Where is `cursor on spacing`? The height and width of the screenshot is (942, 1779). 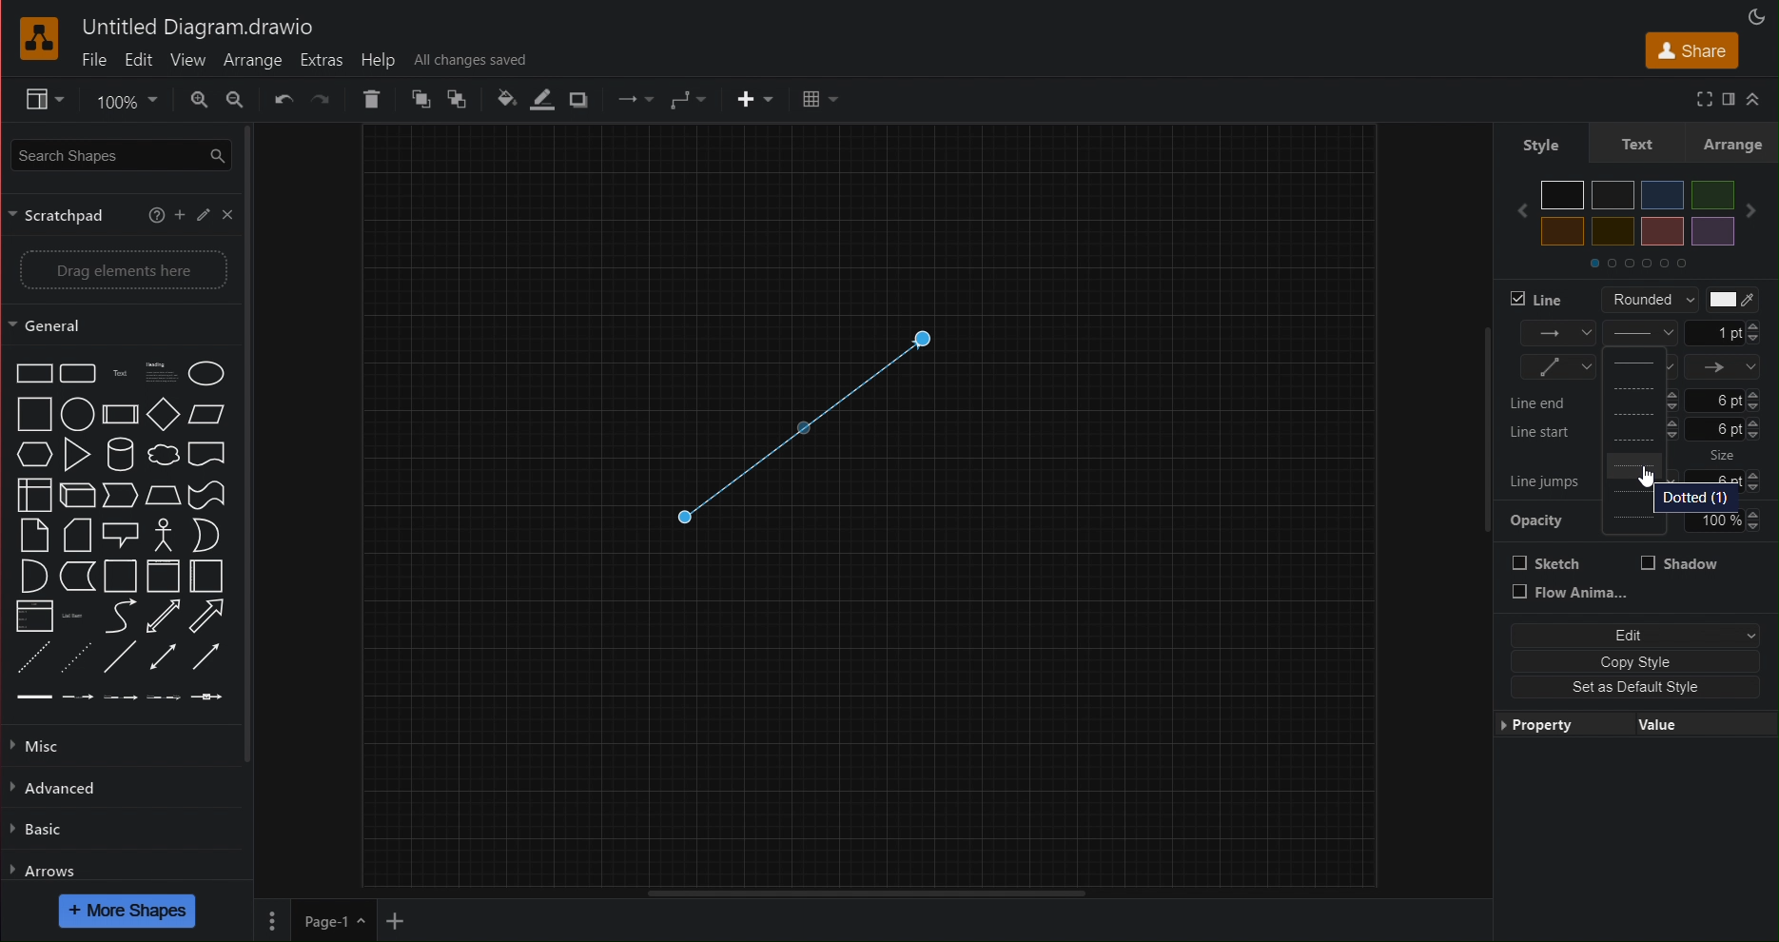
cursor on spacing is located at coordinates (1648, 476).